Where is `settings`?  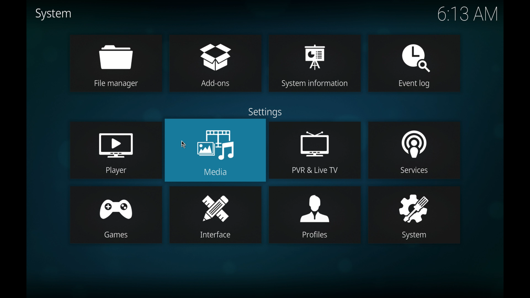
settings is located at coordinates (264, 112).